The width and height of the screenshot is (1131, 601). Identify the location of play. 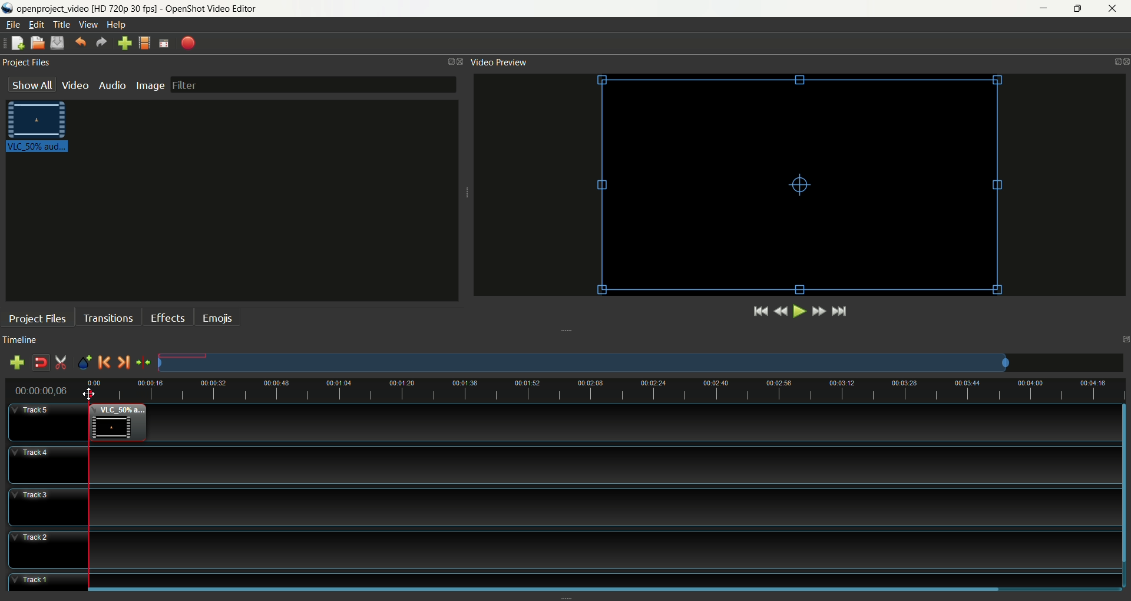
(798, 311).